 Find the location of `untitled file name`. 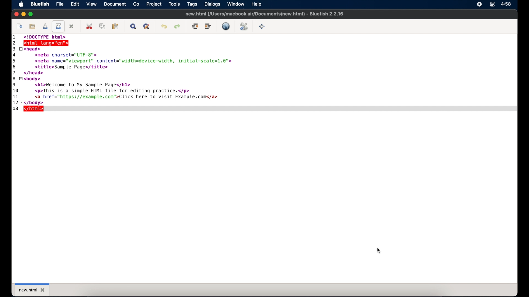

untitled file name is located at coordinates (264, 14).